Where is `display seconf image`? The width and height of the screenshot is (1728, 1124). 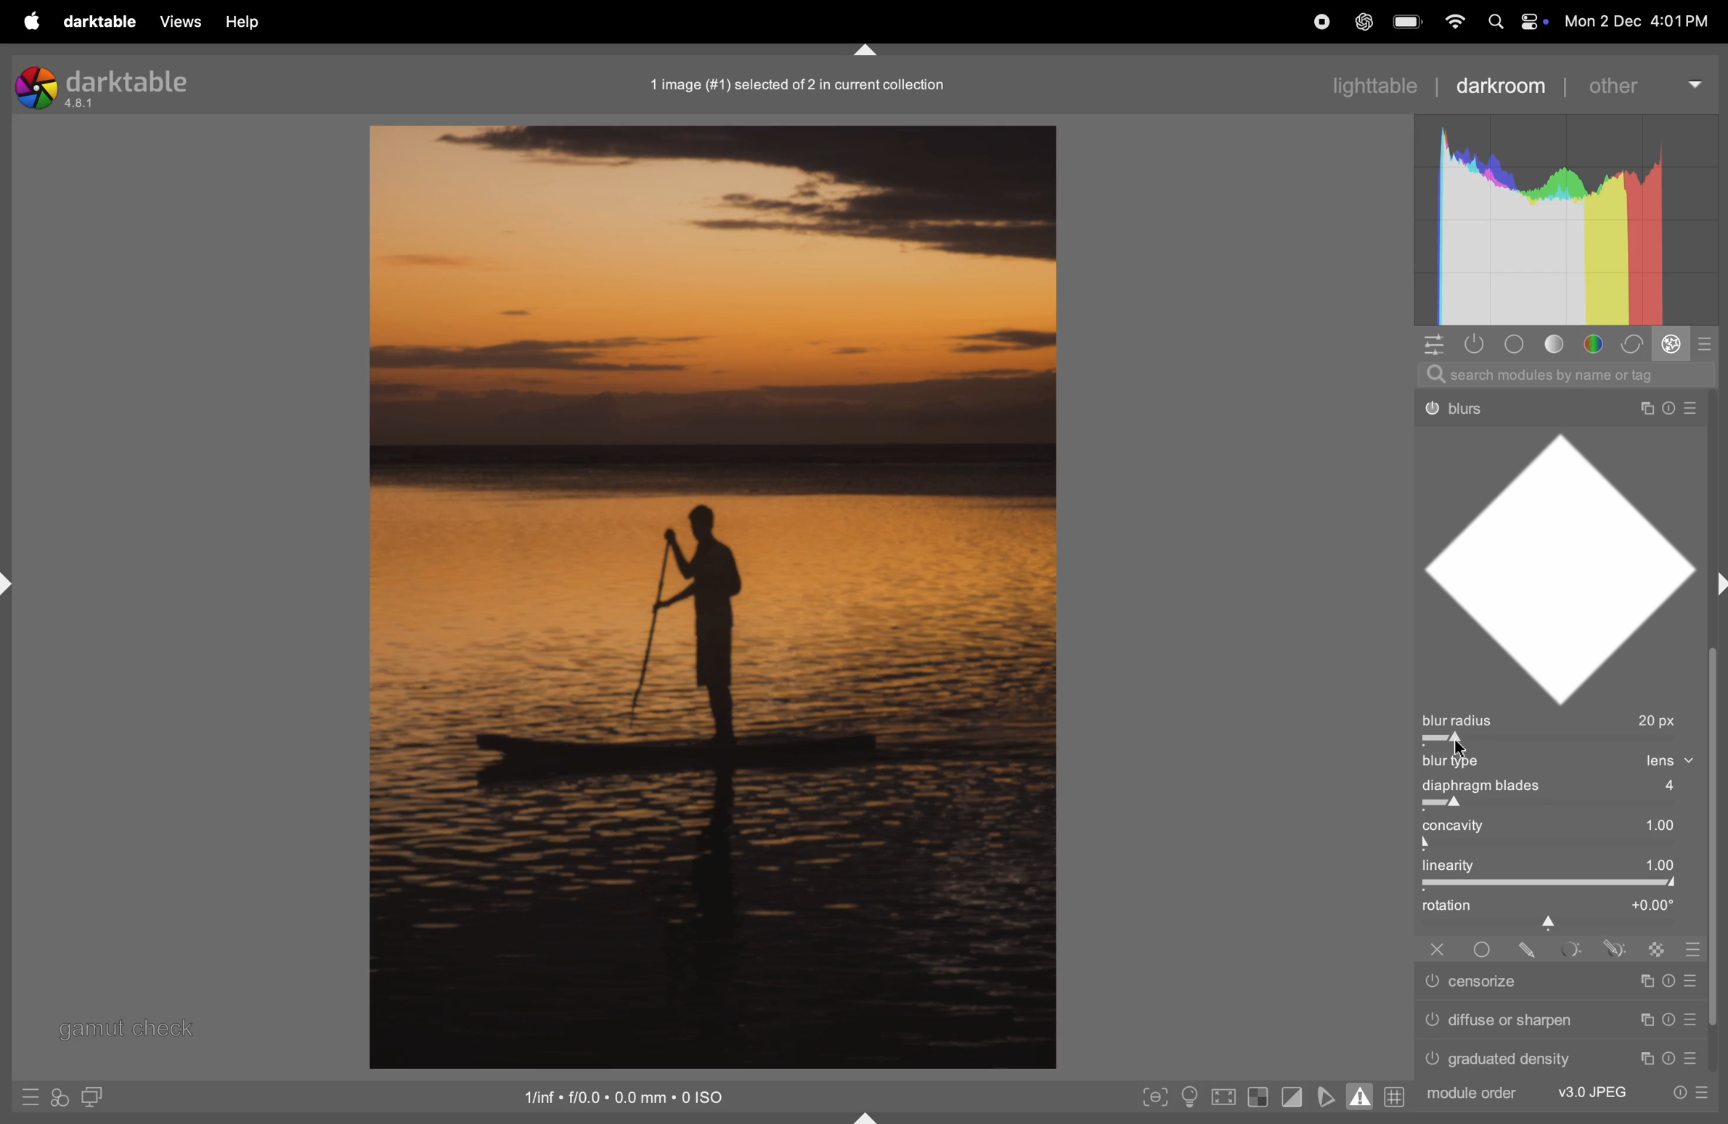
display seconf image is located at coordinates (95, 1096).